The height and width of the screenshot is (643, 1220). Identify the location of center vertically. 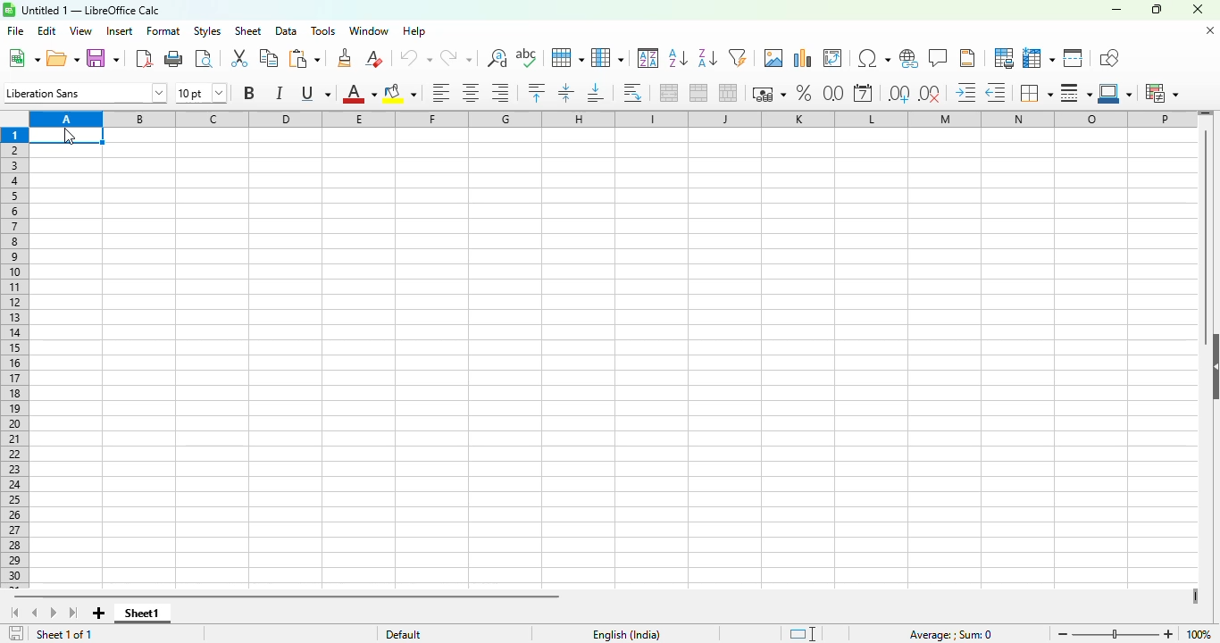
(565, 93).